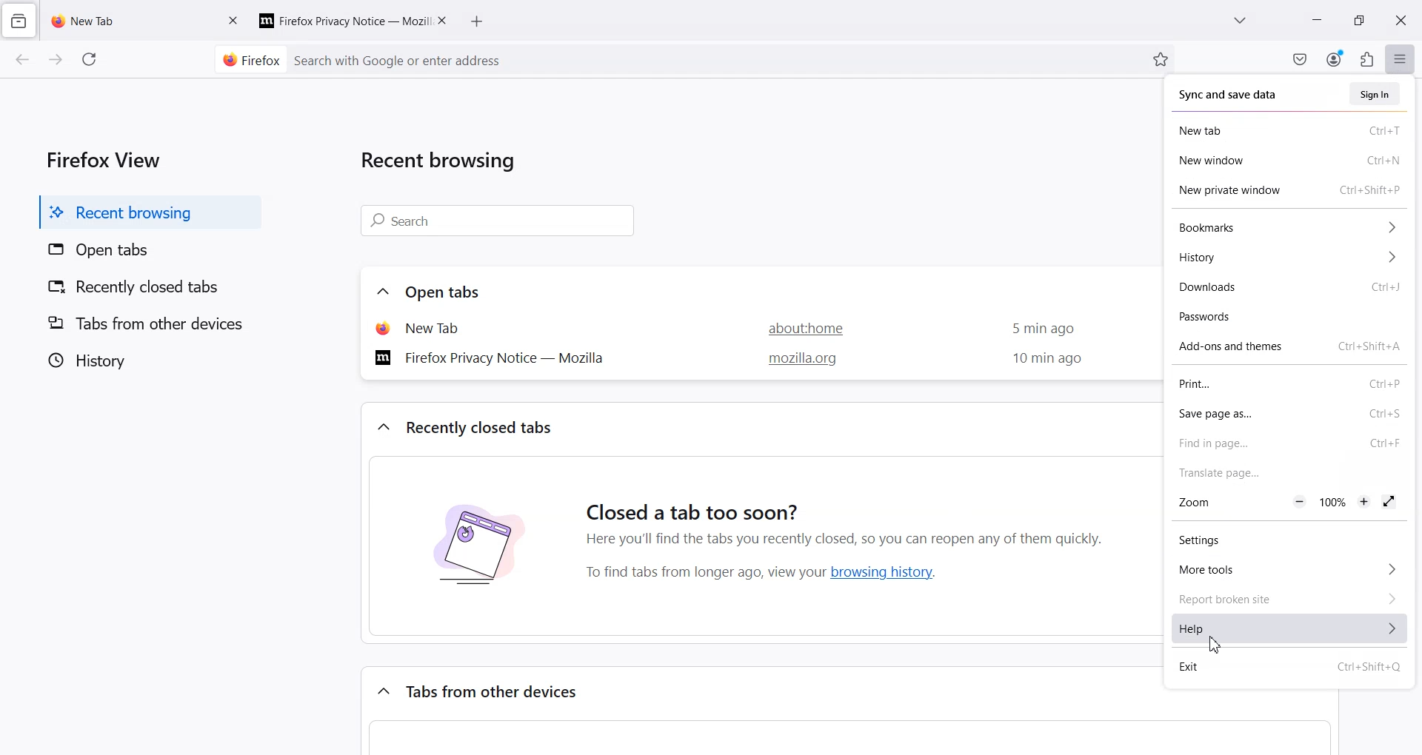  Describe the element at coordinates (1290, 189) in the screenshot. I see `New private window` at that location.